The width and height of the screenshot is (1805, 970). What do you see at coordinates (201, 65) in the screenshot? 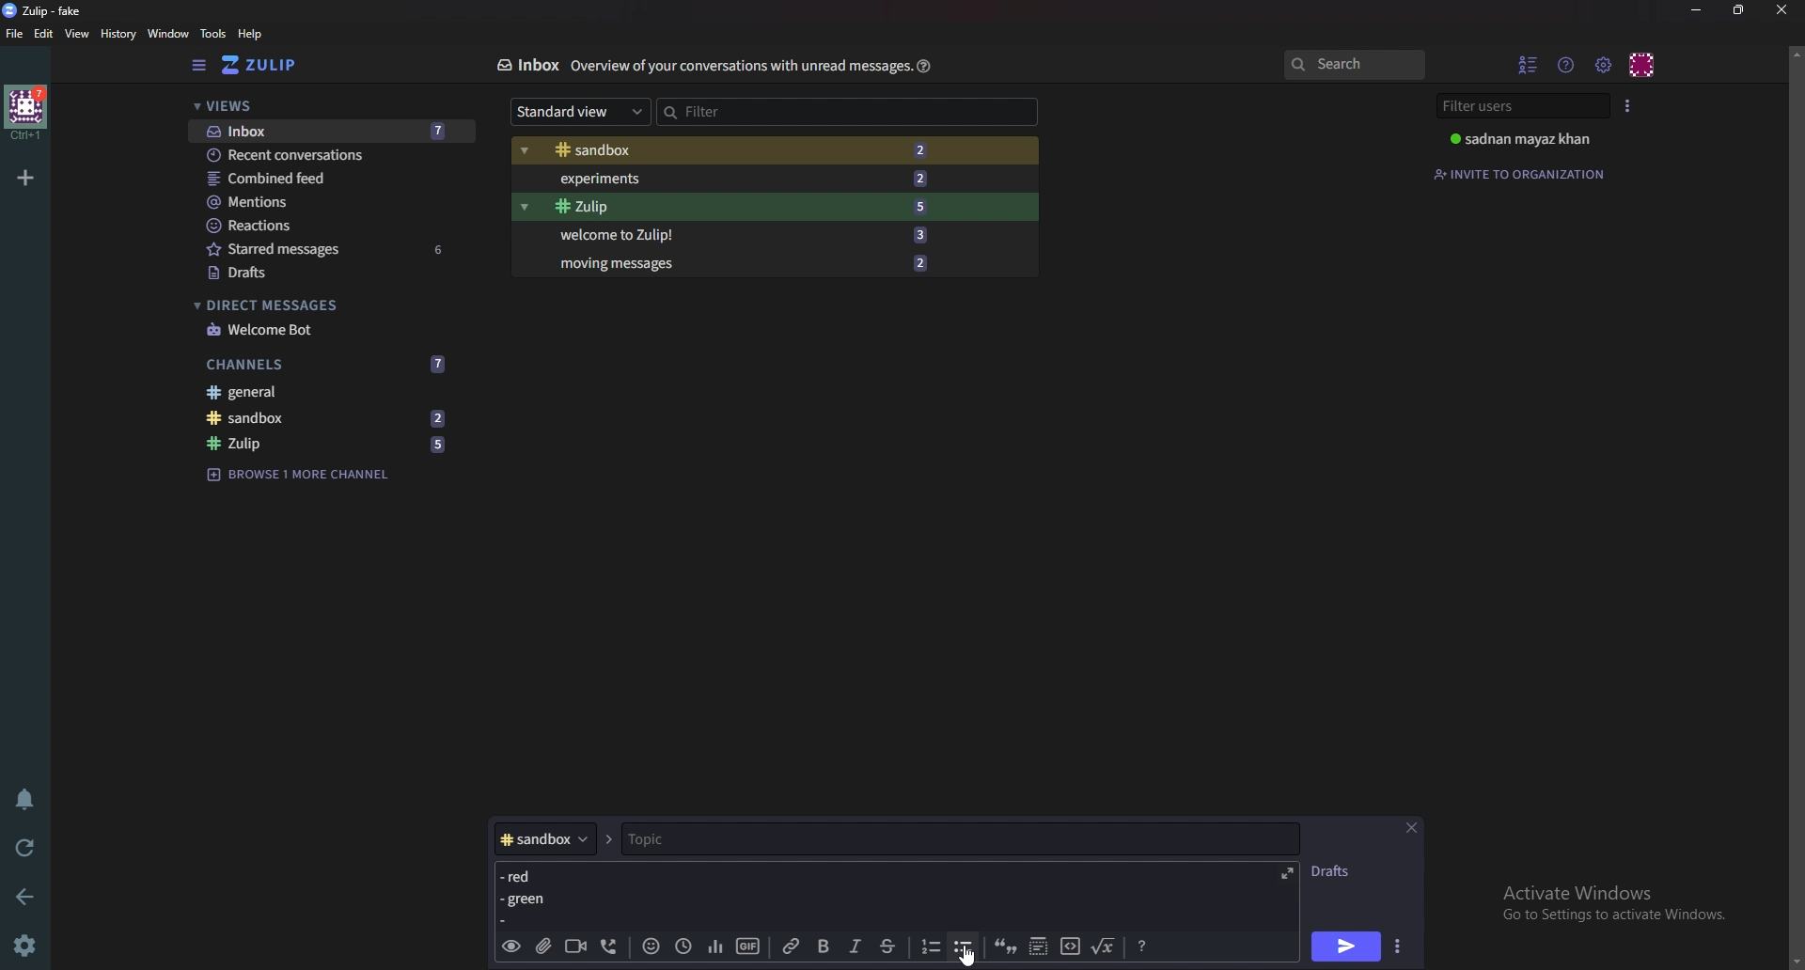
I see `Hide sidebar` at bounding box center [201, 65].